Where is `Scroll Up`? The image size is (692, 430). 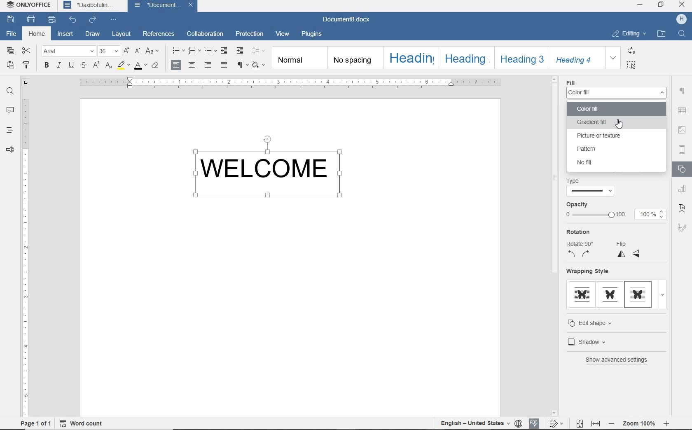 Scroll Up is located at coordinates (554, 79).